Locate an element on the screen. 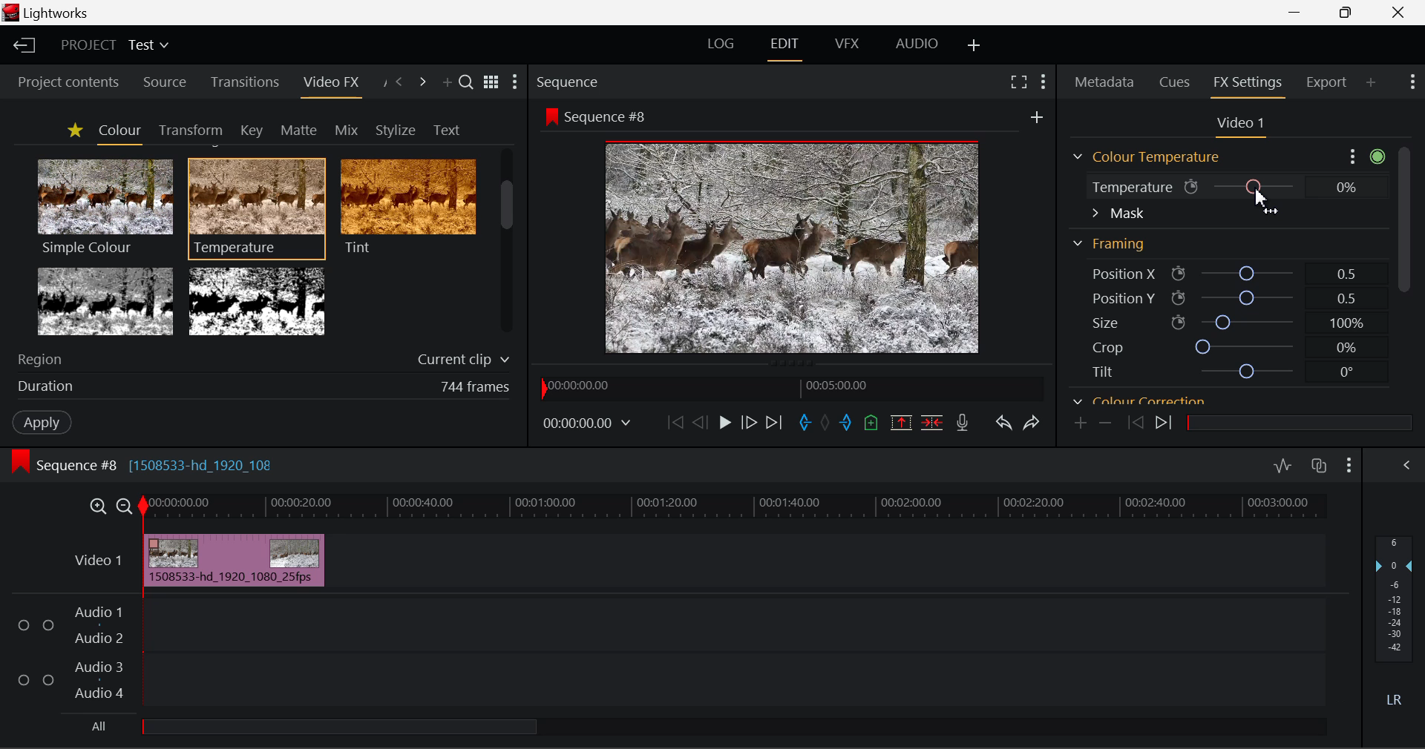 This screenshot has height=749, width=1425. Sequence Preview Section is located at coordinates (570, 84).